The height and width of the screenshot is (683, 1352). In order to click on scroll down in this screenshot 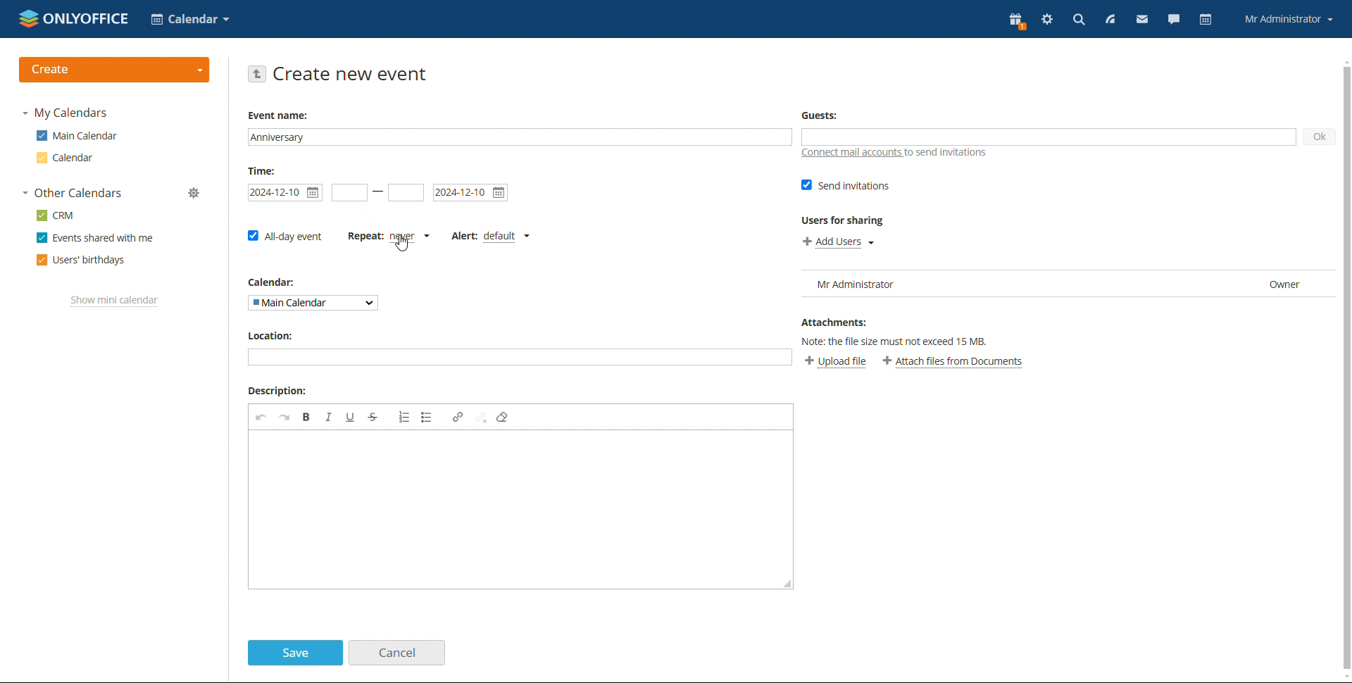, I will do `click(1344, 677)`.